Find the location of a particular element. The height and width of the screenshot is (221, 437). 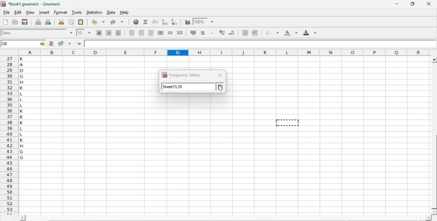

Sort the selected region in ascending order based on the first column selected is located at coordinates (166, 22).